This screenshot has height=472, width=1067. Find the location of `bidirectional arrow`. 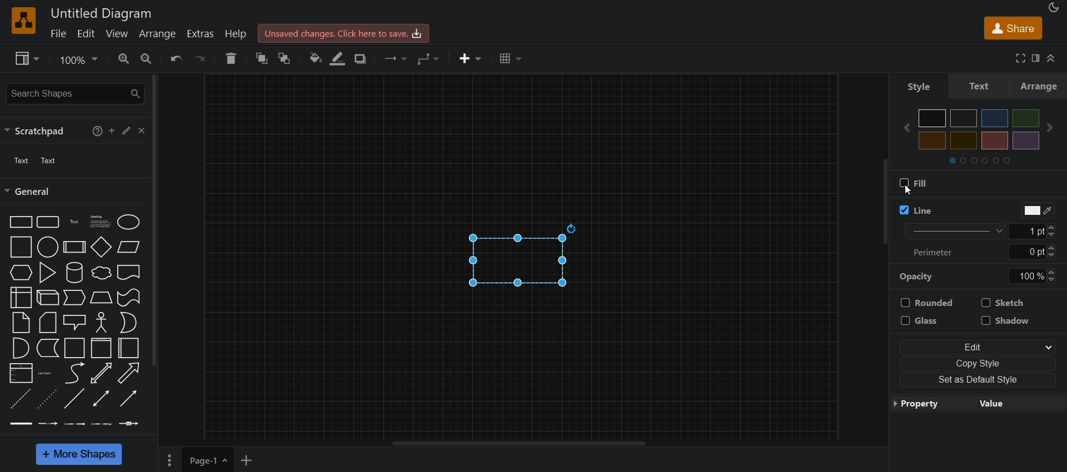

bidirectional arrow is located at coordinates (102, 373).